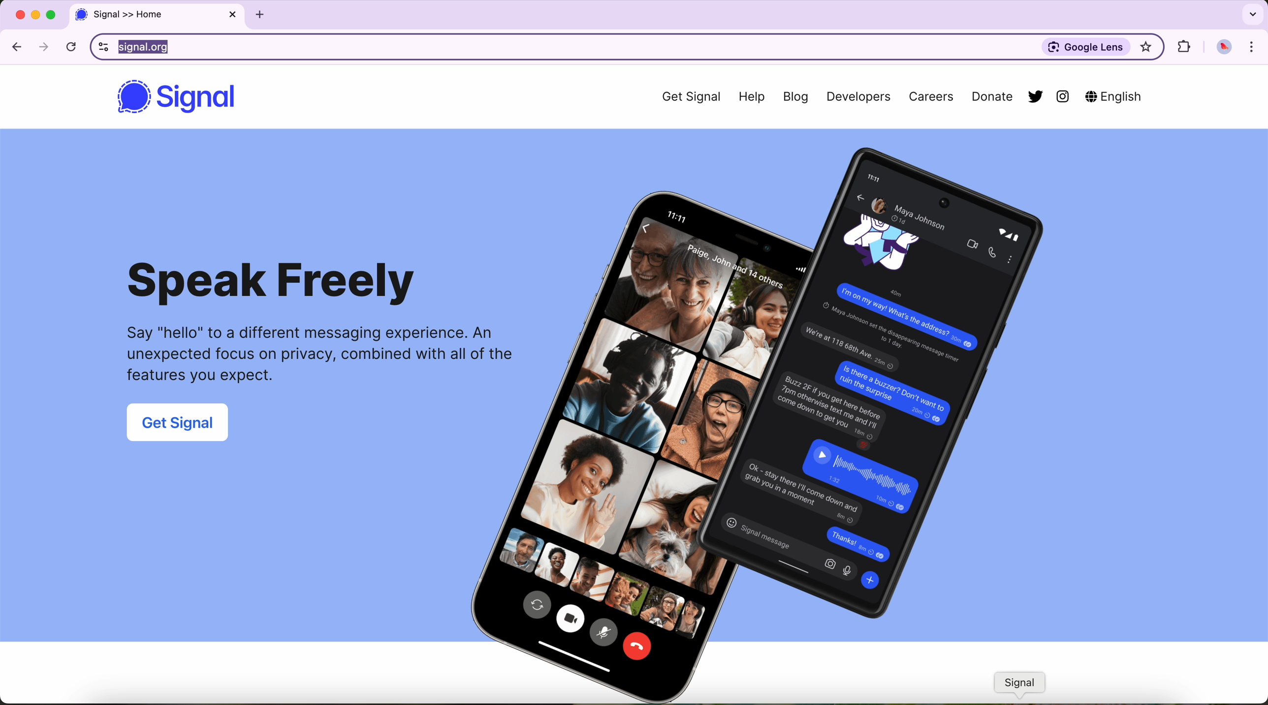 Image resolution: width=1268 pixels, height=705 pixels. What do you see at coordinates (1115, 96) in the screenshot?
I see `English` at bounding box center [1115, 96].